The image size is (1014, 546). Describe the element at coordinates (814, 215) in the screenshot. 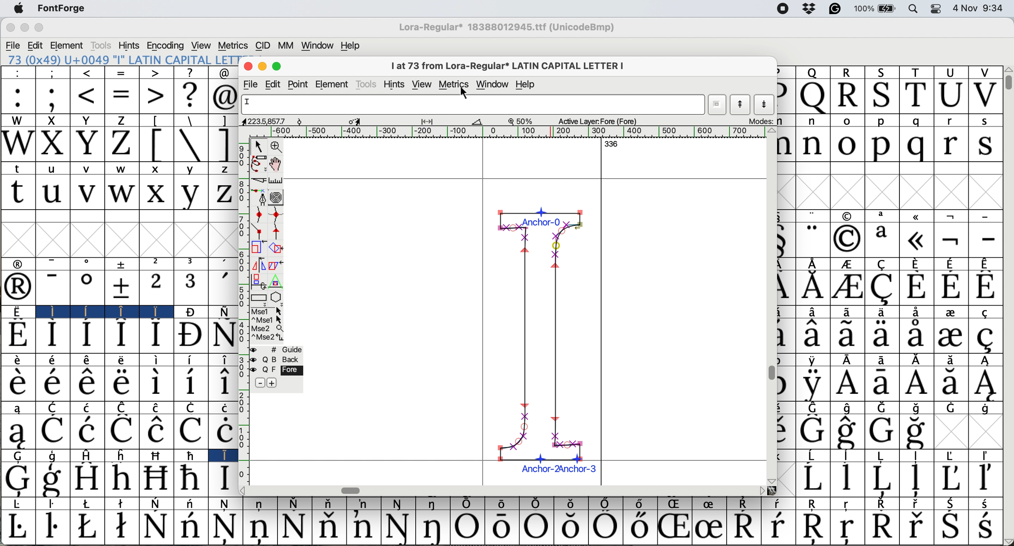

I see `"` at that location.